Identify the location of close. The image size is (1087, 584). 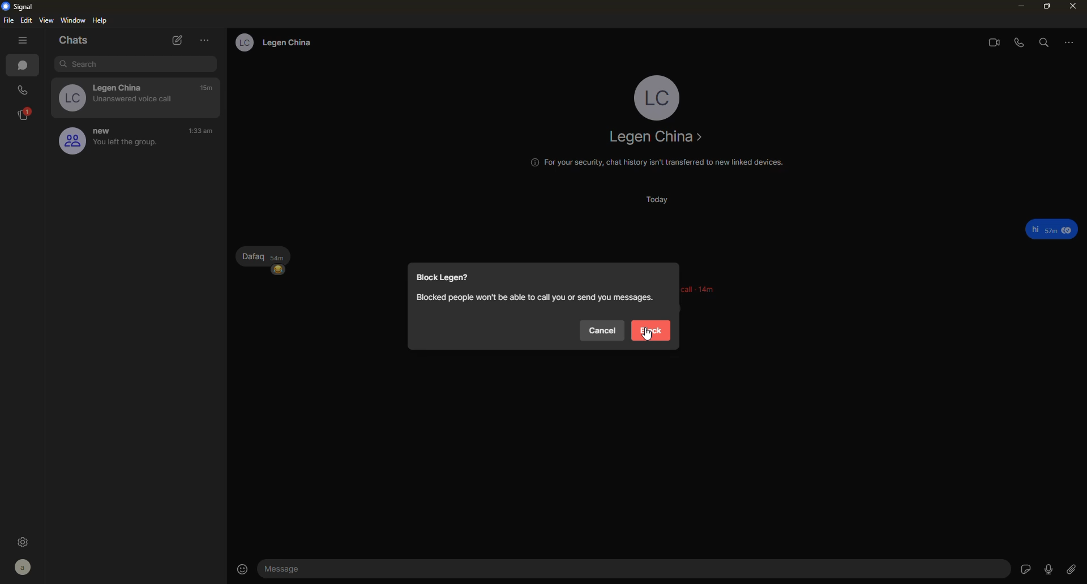
(1069, 6).